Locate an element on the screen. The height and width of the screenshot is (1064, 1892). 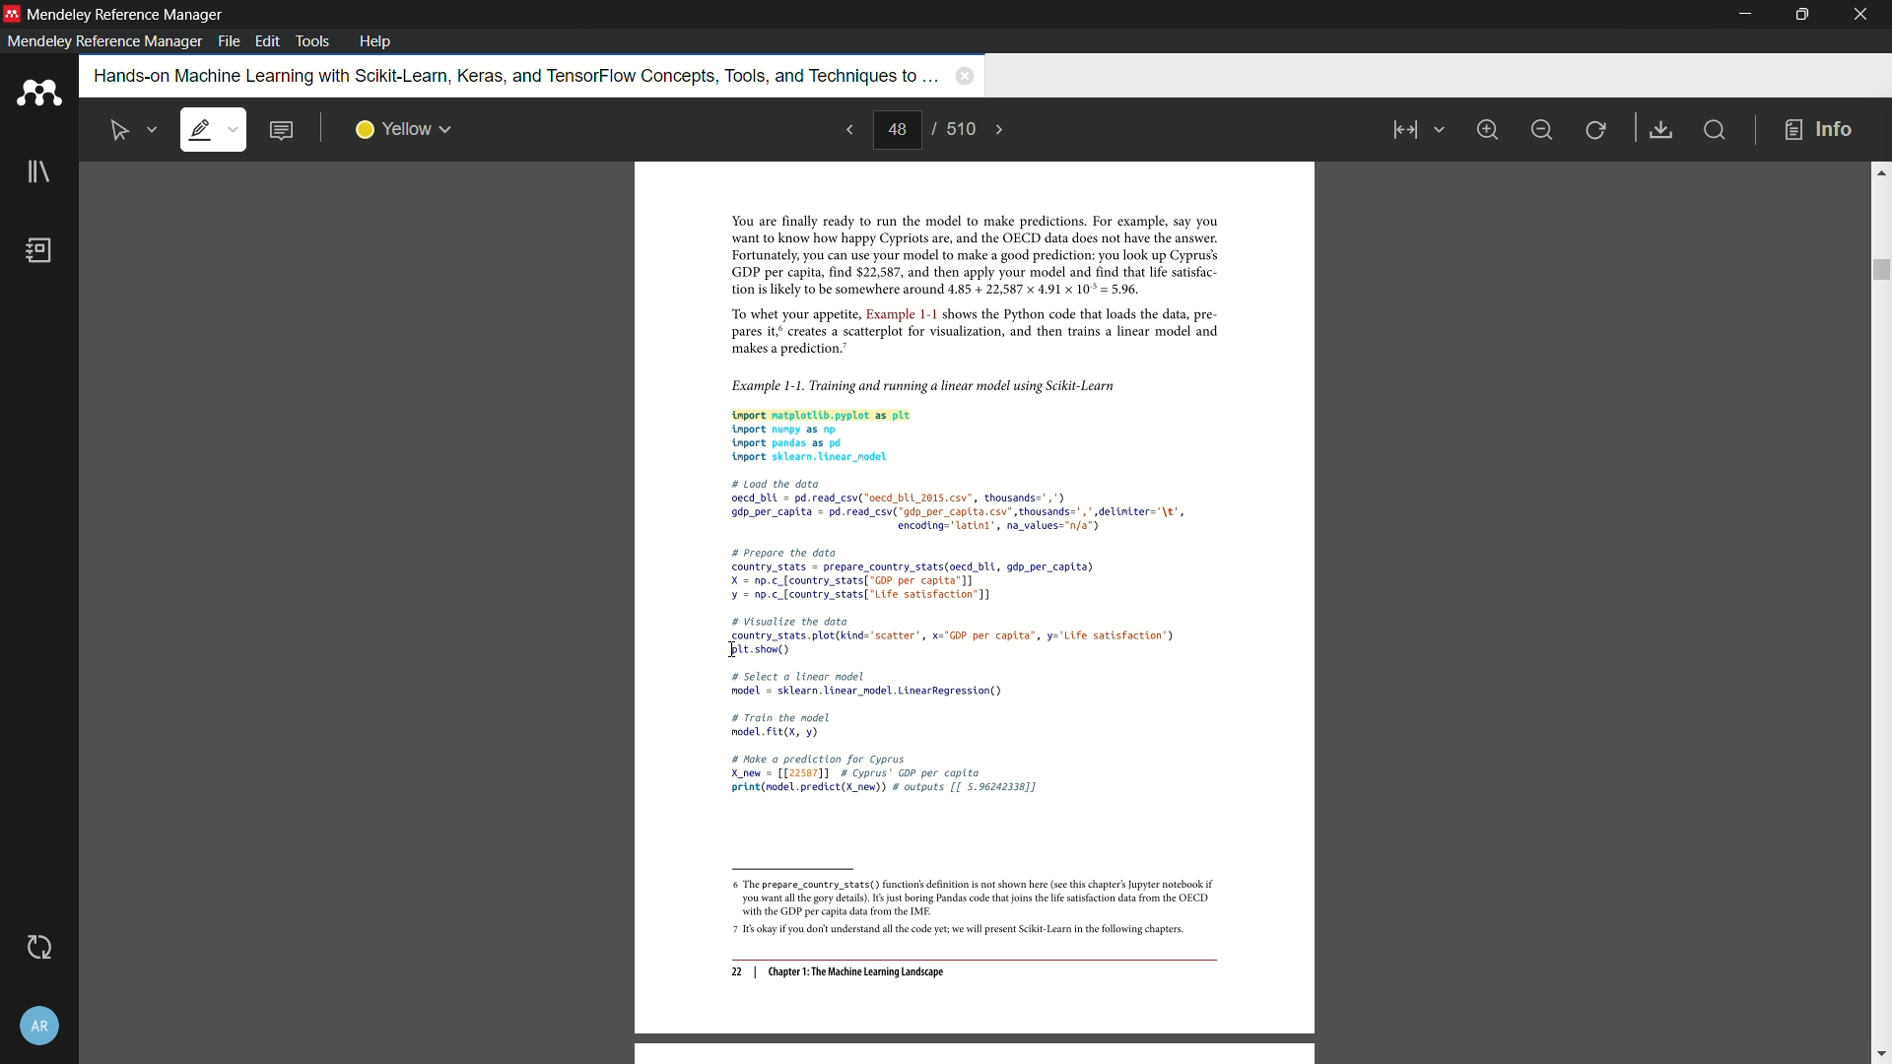
app icon is located at coordinates (38, 94).